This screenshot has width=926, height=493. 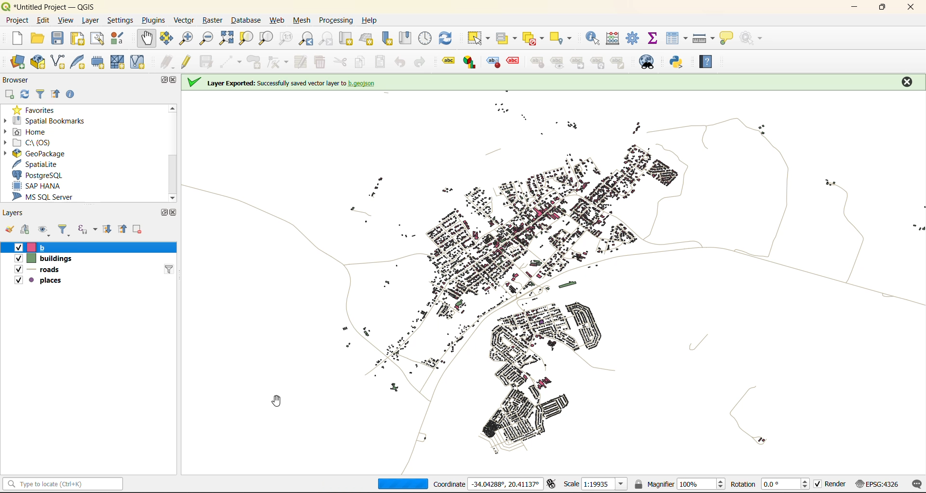 What do you see at coordinates (116, 62) in the screenshot?
I see `new mesh` at bounding box center [116, 62].